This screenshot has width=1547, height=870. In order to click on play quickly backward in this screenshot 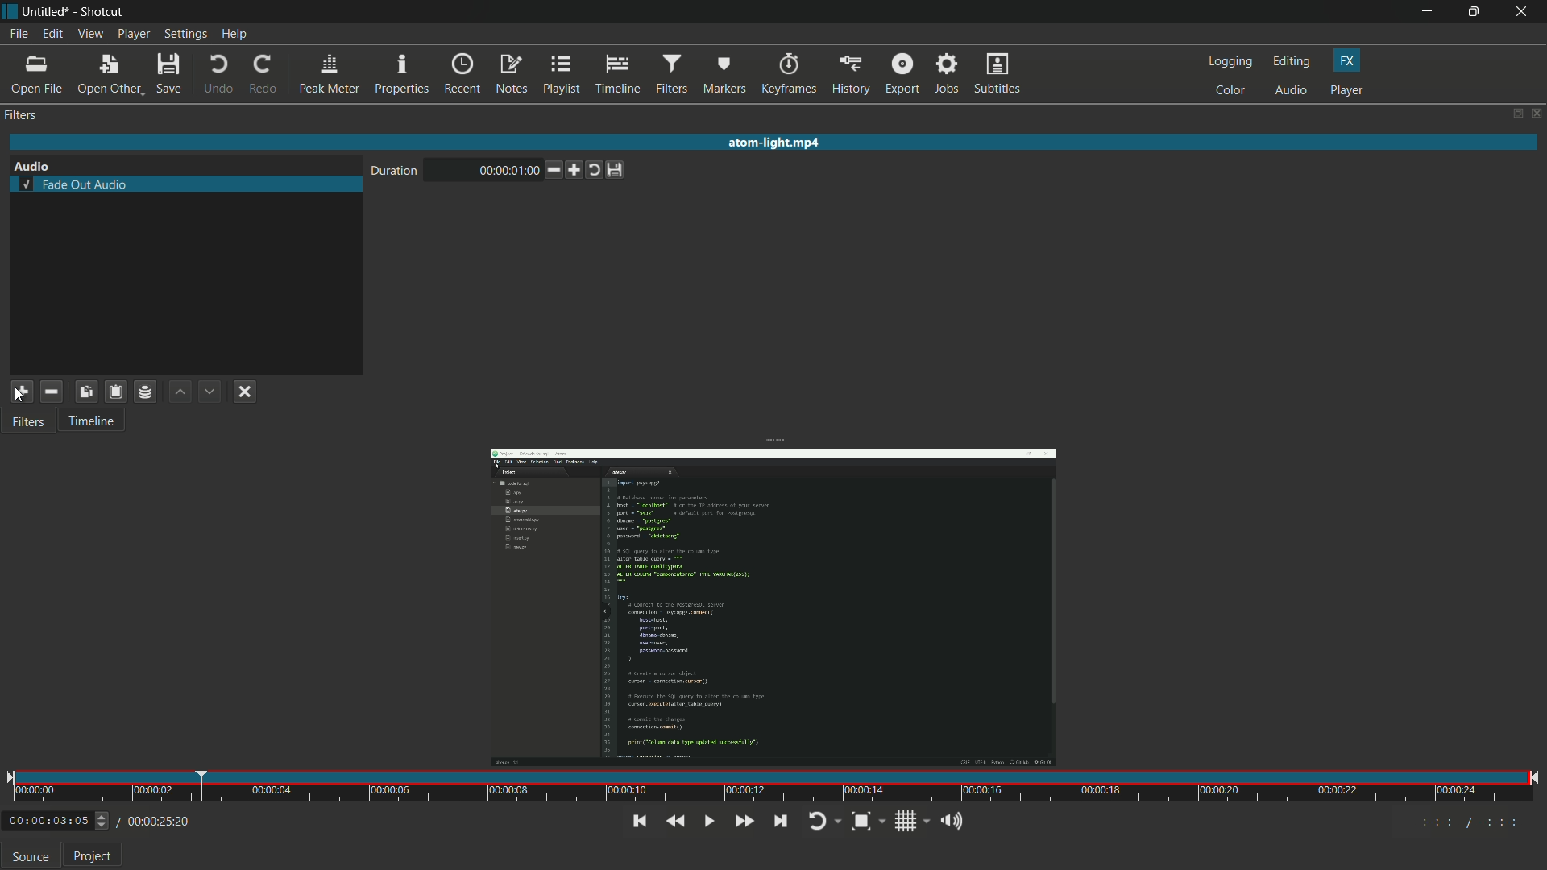, I will do `click(675, 821)`.